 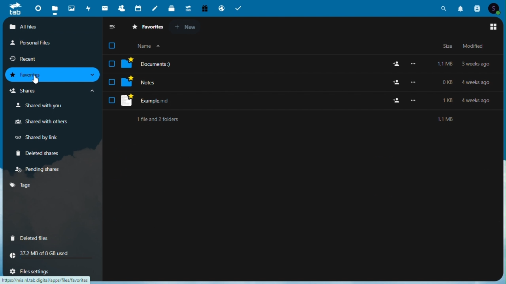 I want to click on Deleted share, so click(x=38, y=153).